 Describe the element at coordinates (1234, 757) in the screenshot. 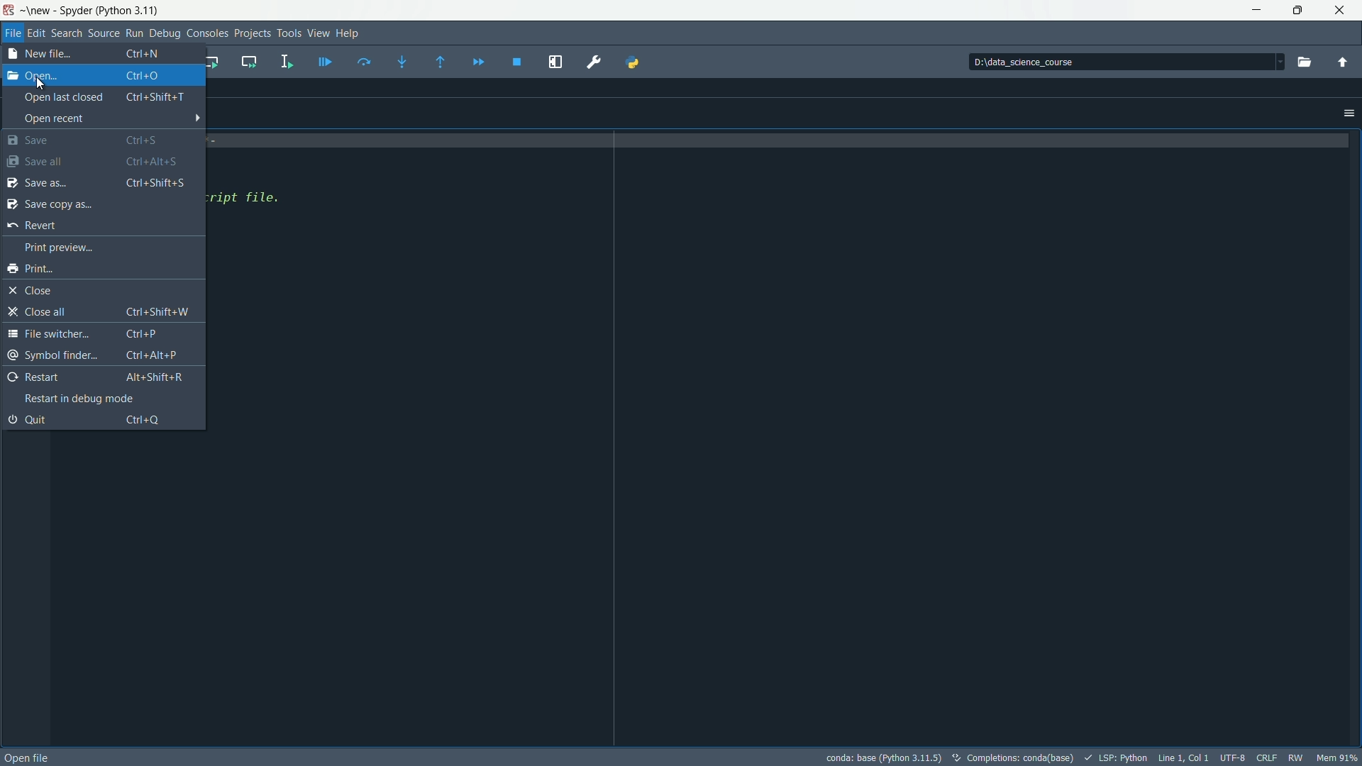

I see `file encoding` at that location.